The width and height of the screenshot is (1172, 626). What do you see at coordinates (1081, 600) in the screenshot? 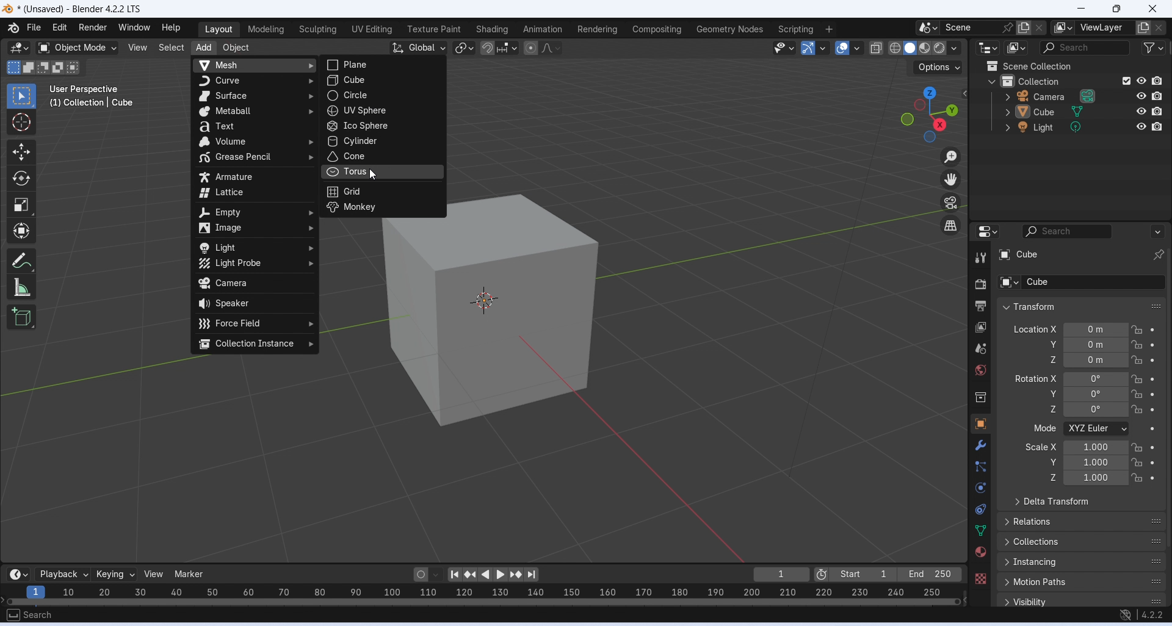
I see `Visibility` at bounding box center [1081, 600].